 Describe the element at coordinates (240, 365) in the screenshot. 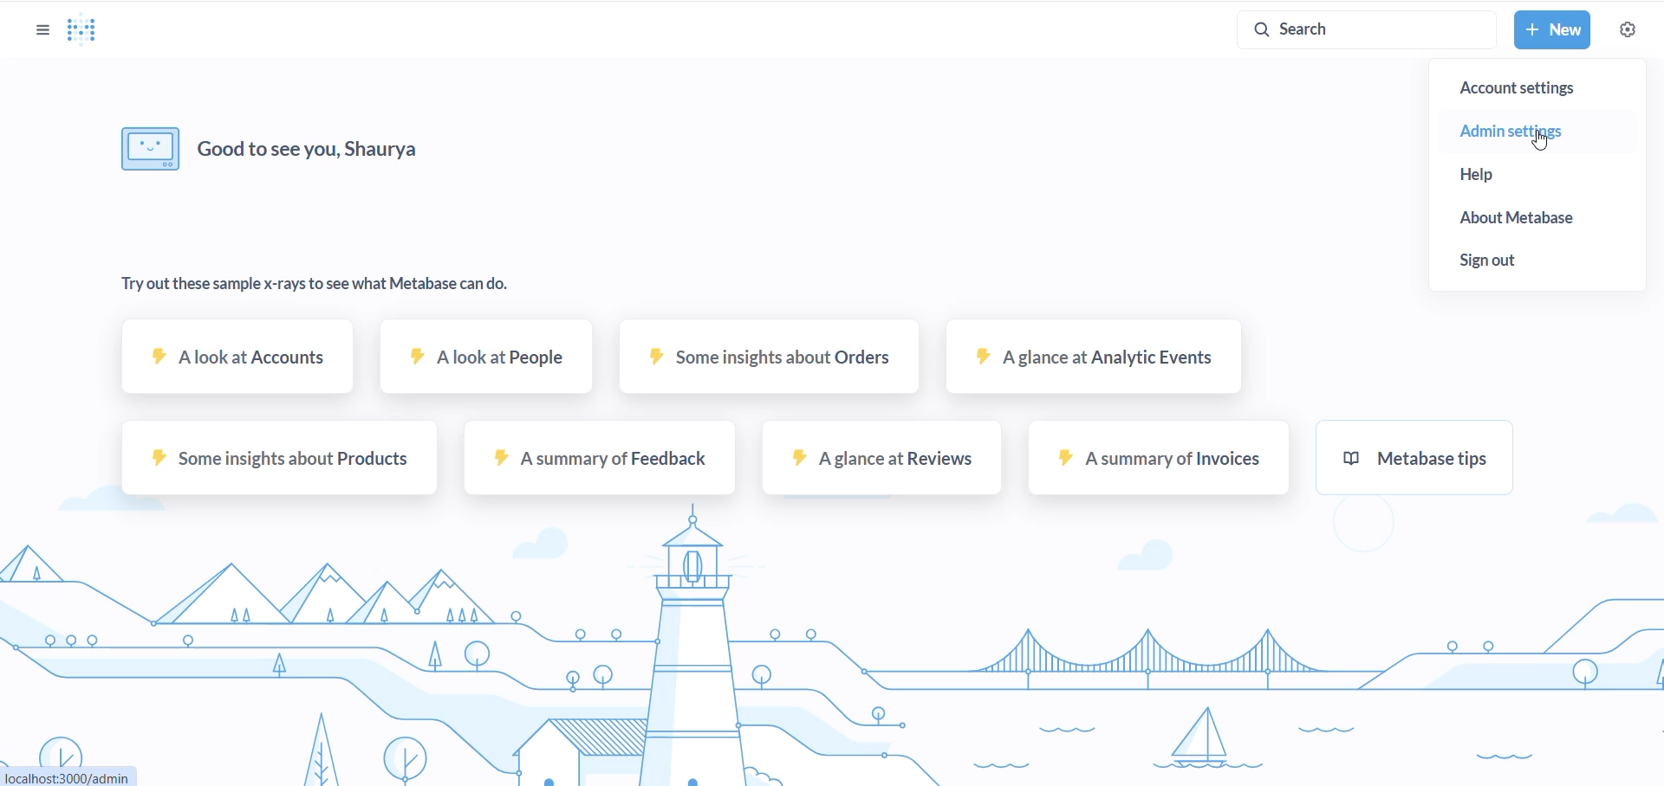

I see `A look at accounts` at that location.